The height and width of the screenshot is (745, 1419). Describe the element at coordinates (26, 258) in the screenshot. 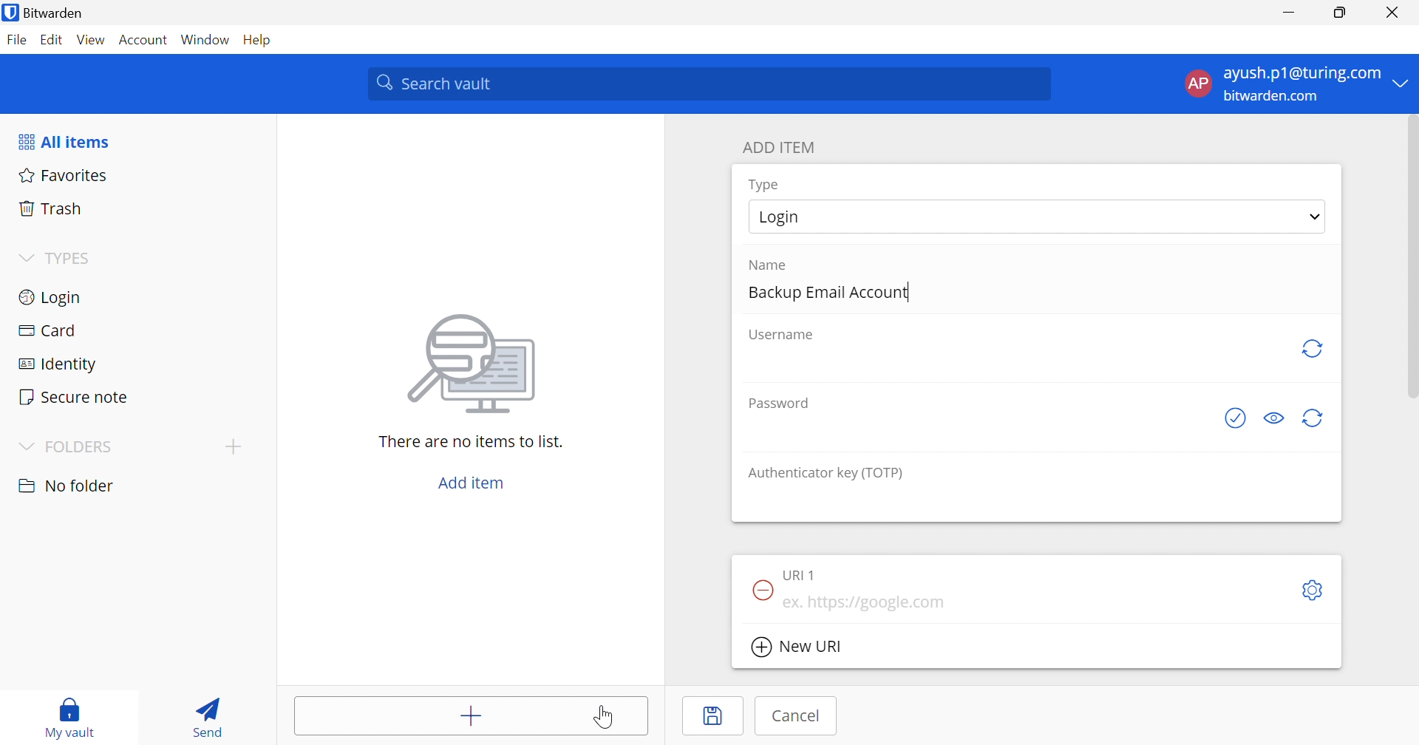

I see `Drop Down` at that location.